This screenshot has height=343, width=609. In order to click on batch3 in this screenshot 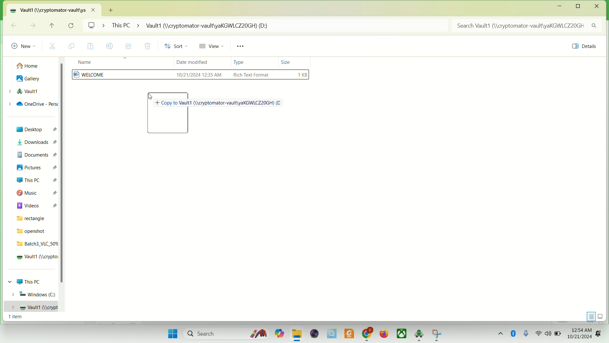, I will do `click(36, 244)`.